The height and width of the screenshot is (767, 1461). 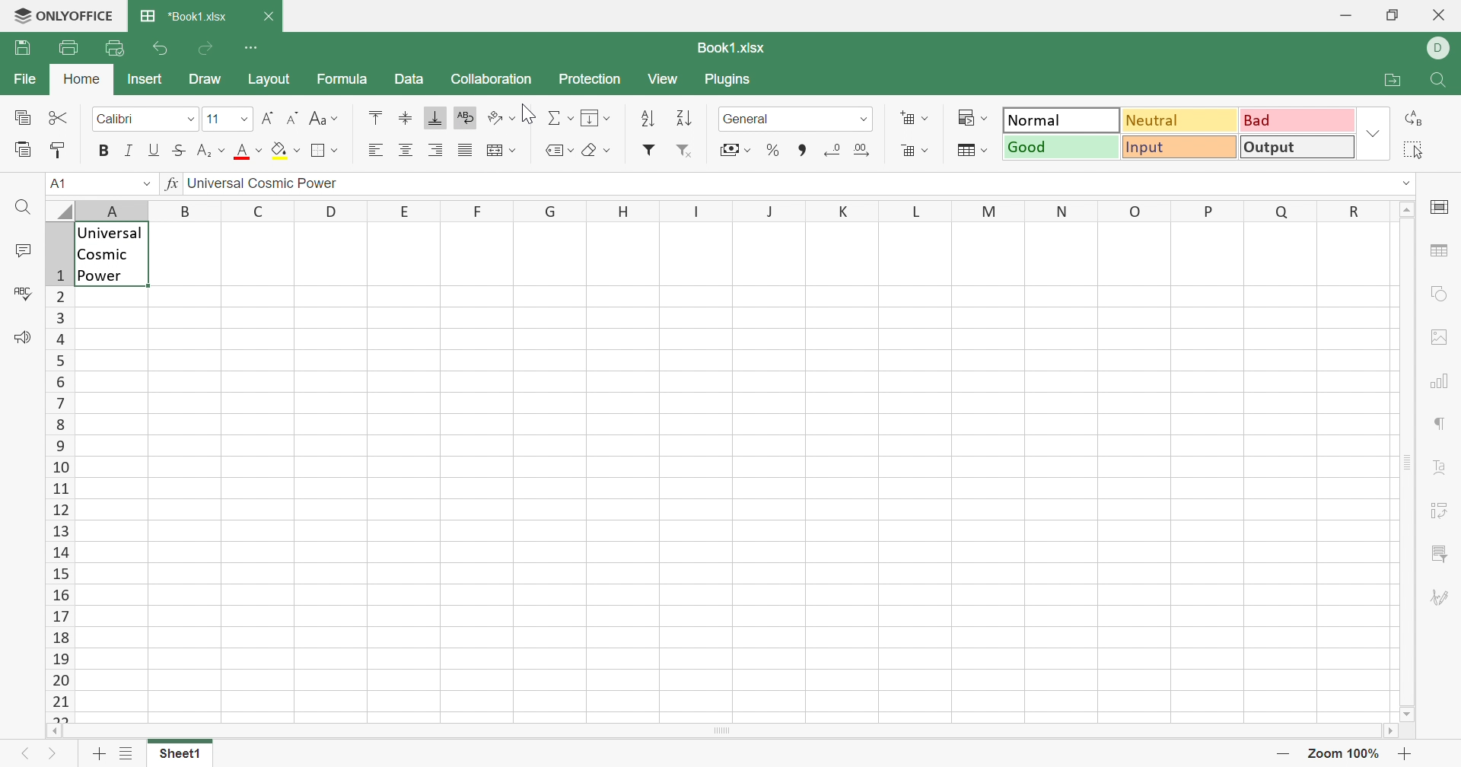 What do you see at coordinates (669, 79) in the screenshot?
I see `View` at bounding box center [669, 79].